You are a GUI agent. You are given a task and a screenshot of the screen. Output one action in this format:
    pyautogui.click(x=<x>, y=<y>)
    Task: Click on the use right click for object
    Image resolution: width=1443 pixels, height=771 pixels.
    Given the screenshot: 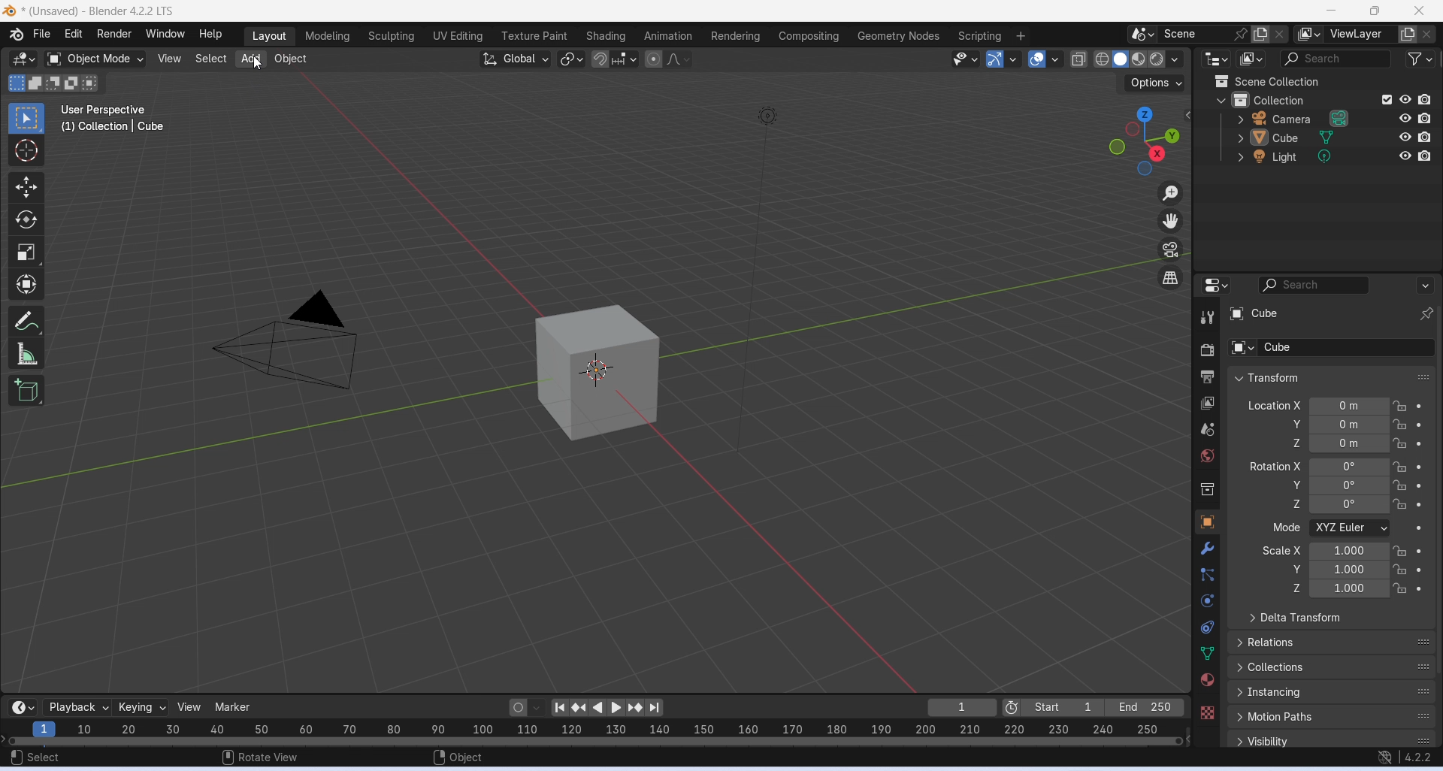 What is the action you would take?
    pyautogui.click(x=458, y=758)
    